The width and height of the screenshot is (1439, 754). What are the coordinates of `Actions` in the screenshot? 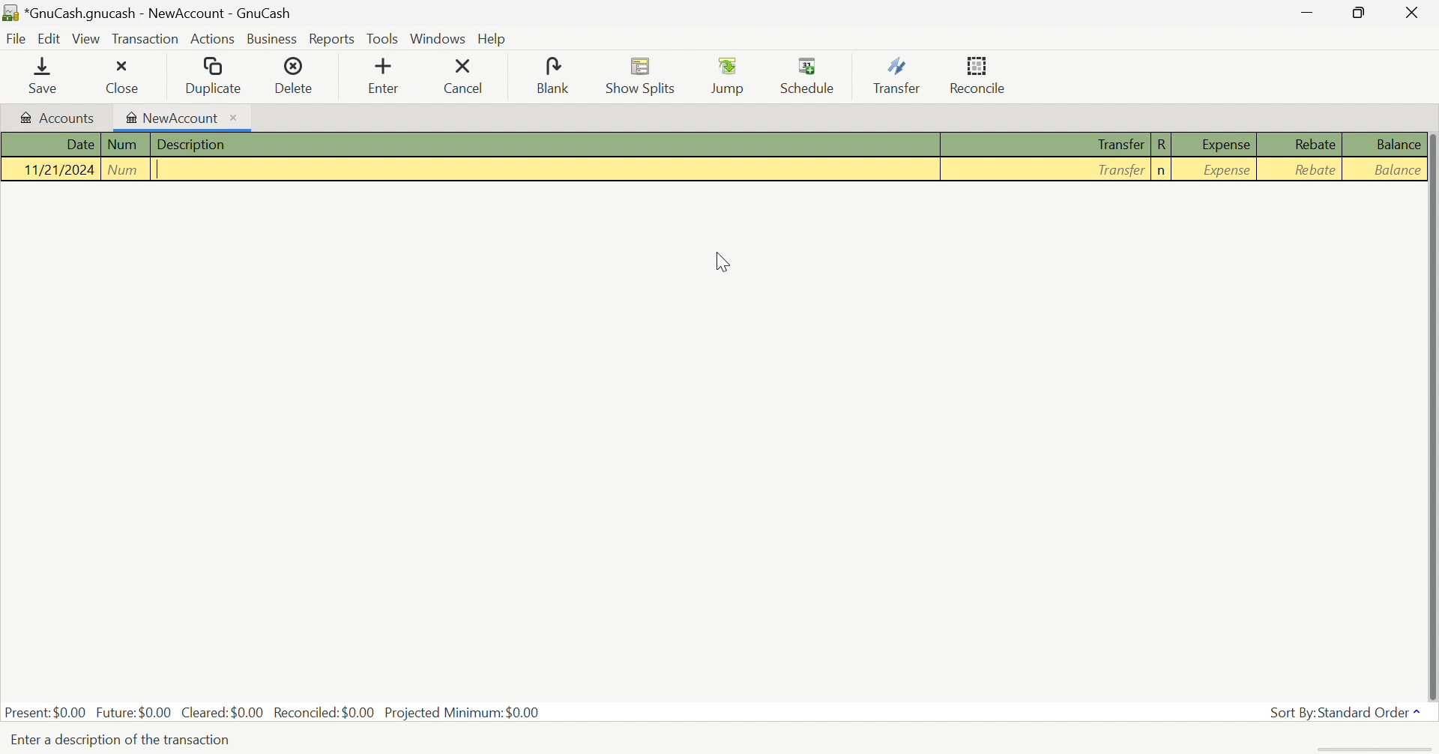 It's located at (213, 39).